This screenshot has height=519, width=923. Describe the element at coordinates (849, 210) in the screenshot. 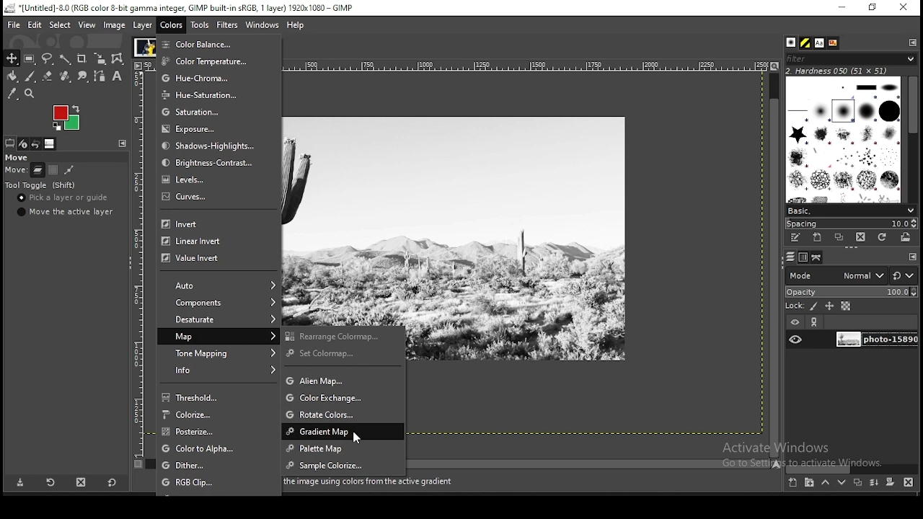

I see `select brush preset` at that location.